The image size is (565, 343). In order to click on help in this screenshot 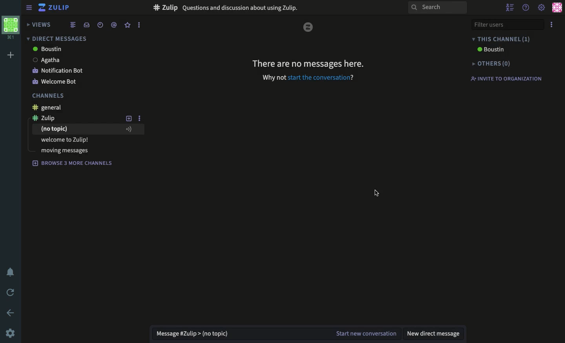, I will do `click(525, 8)`.